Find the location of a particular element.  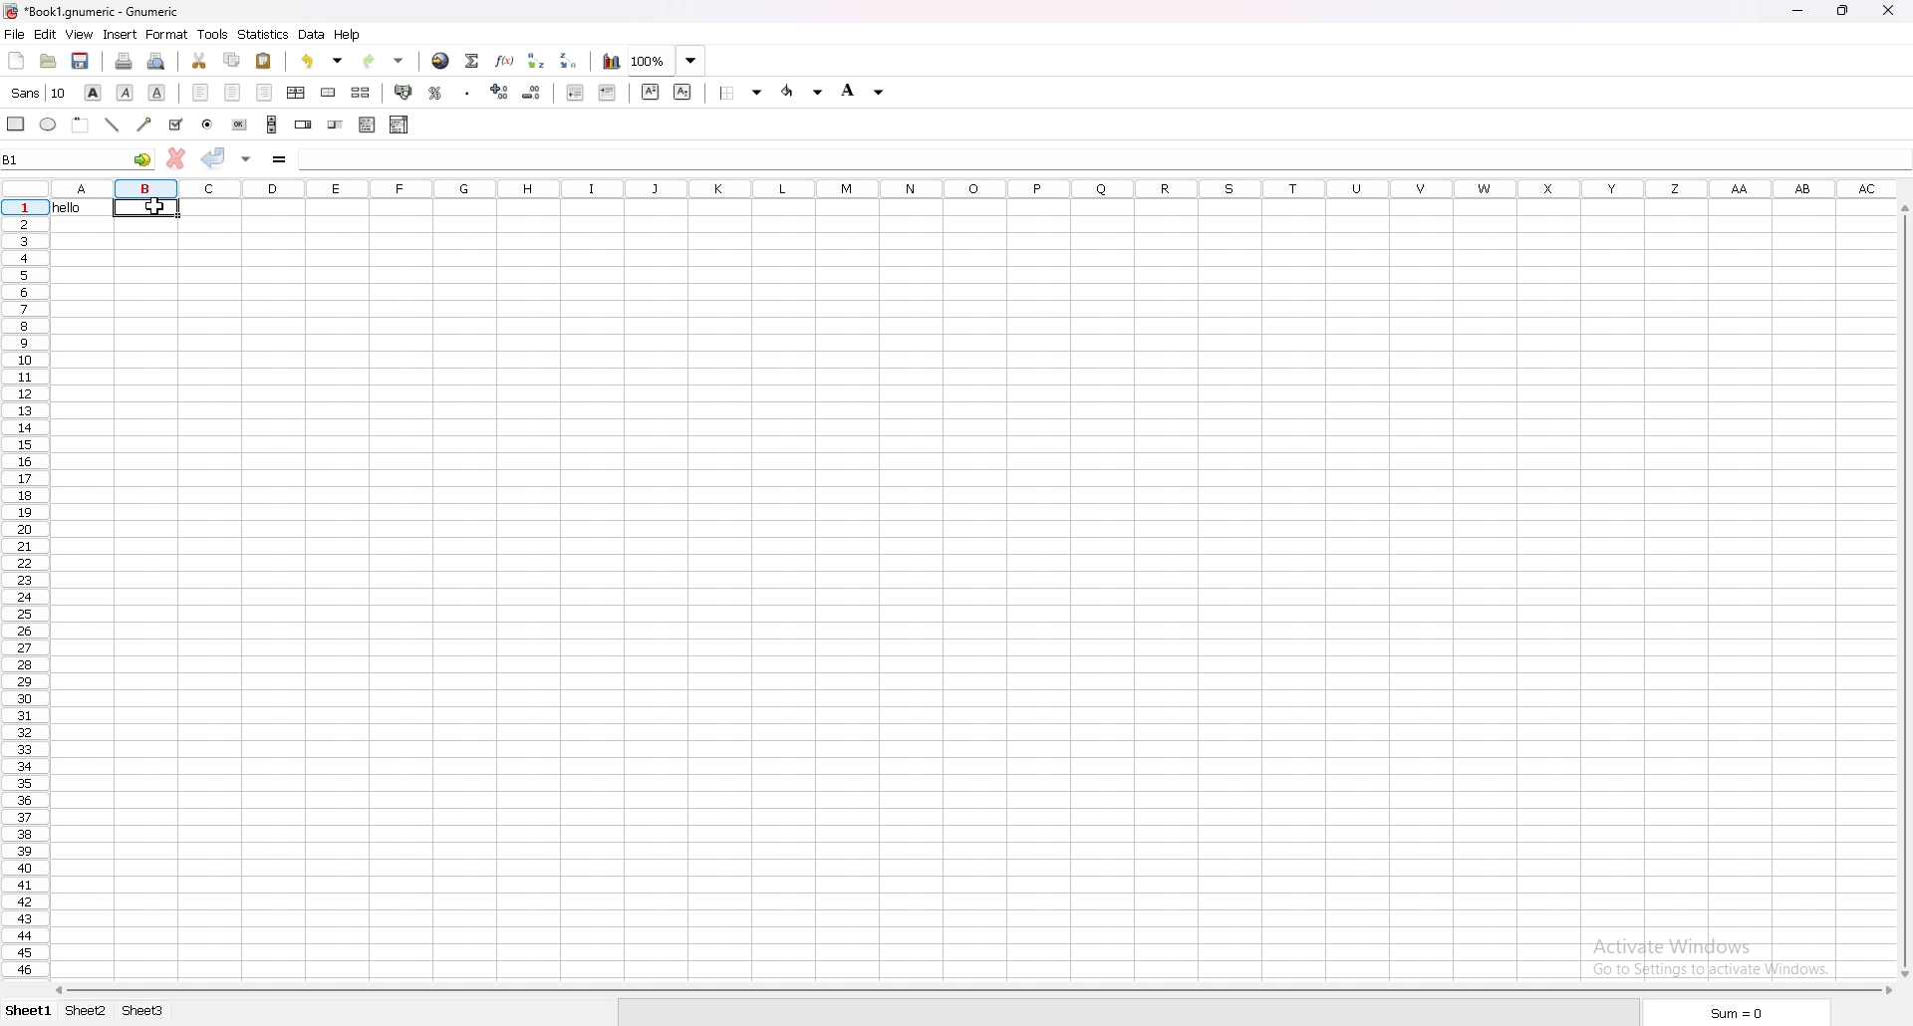

copy is located at coordinates (231, 59).